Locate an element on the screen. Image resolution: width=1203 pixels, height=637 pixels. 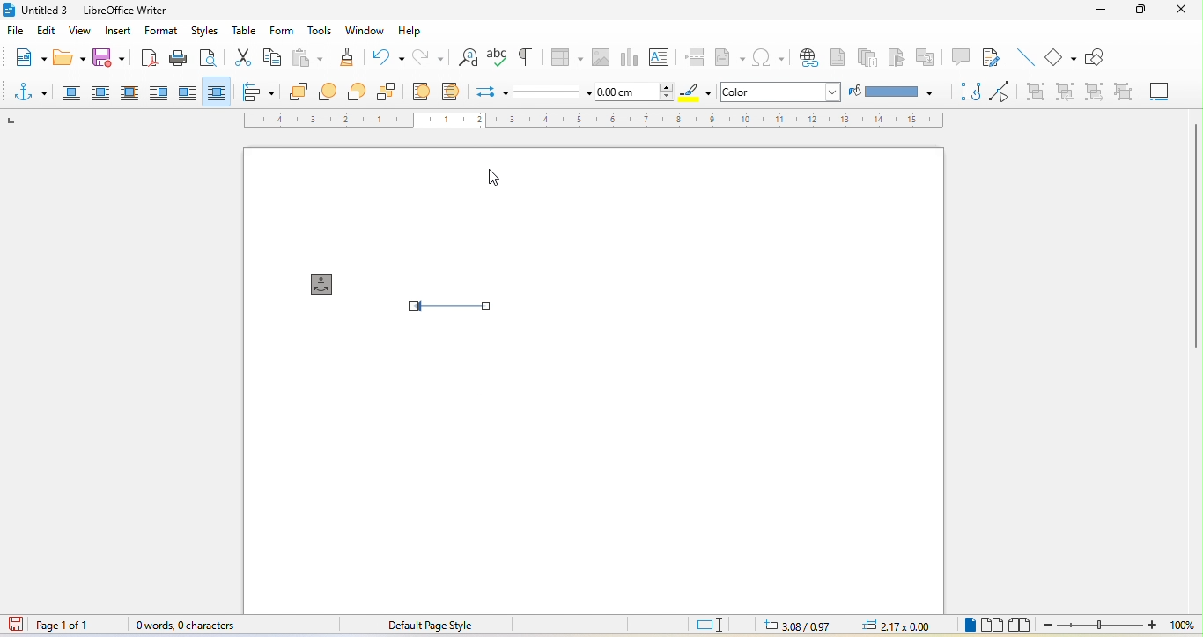
endnote is located at coordinates (867, 58).